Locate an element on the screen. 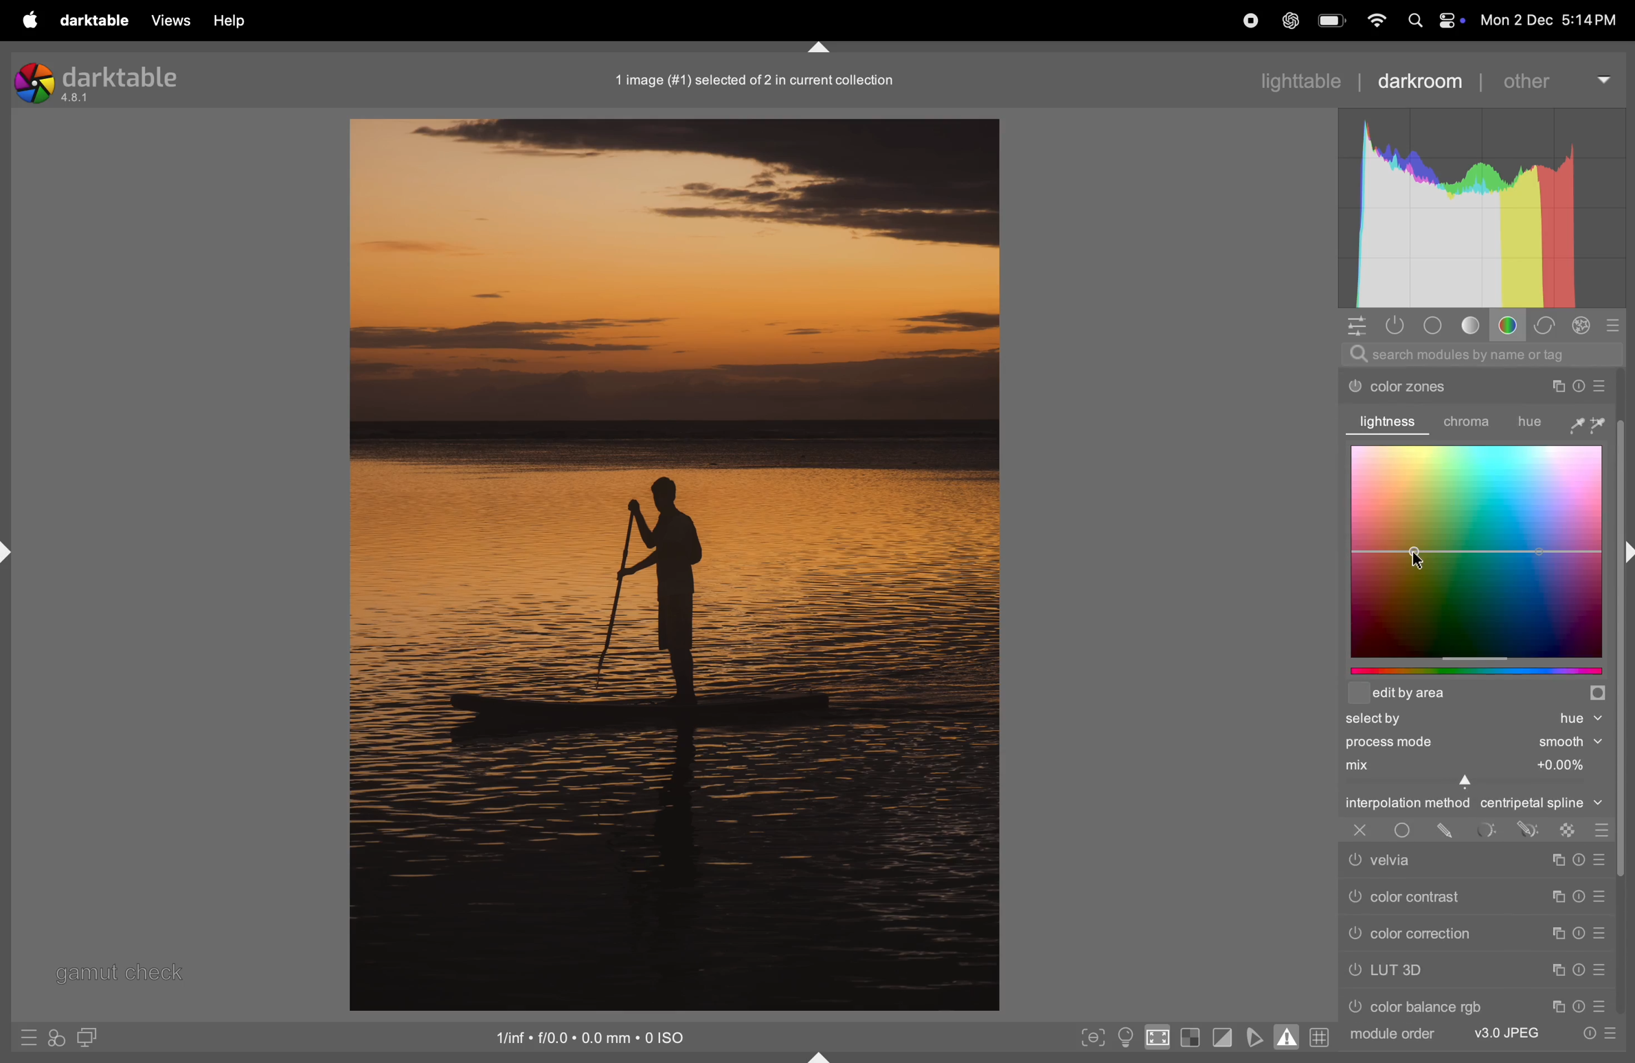  Smooth is located at coordinates (1570, 742).